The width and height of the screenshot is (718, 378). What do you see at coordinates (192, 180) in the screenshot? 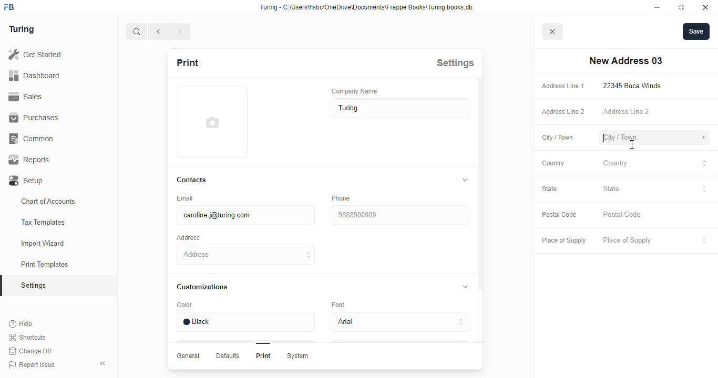
I see `contacts` at bounding box center [192, 180].